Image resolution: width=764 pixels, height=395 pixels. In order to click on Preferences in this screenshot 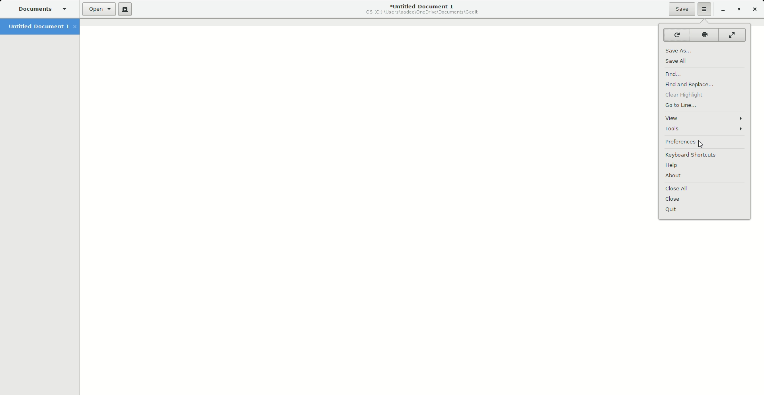, I will do `click(693, 142)`.